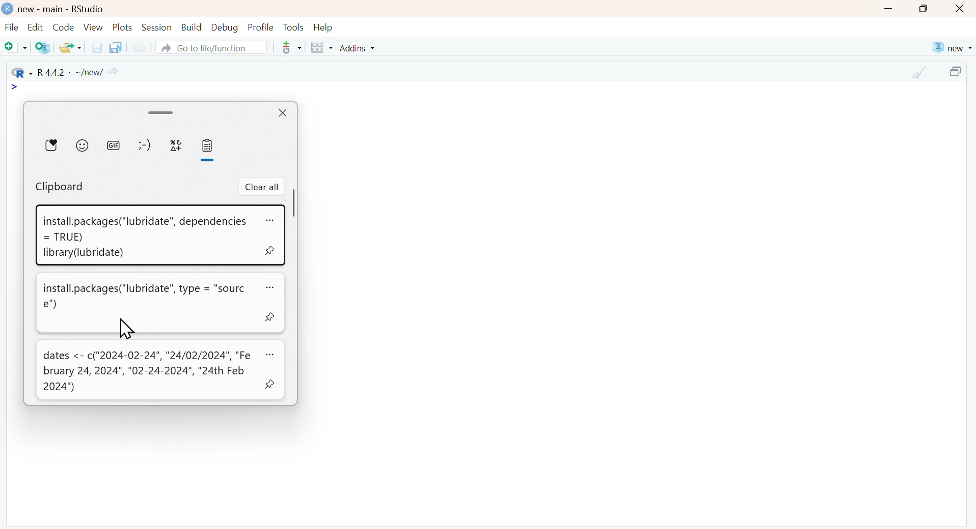  What do you see at coordinates (208, 146) in the screenshot?
I see `clipboard` at bounding box center [208, 146].